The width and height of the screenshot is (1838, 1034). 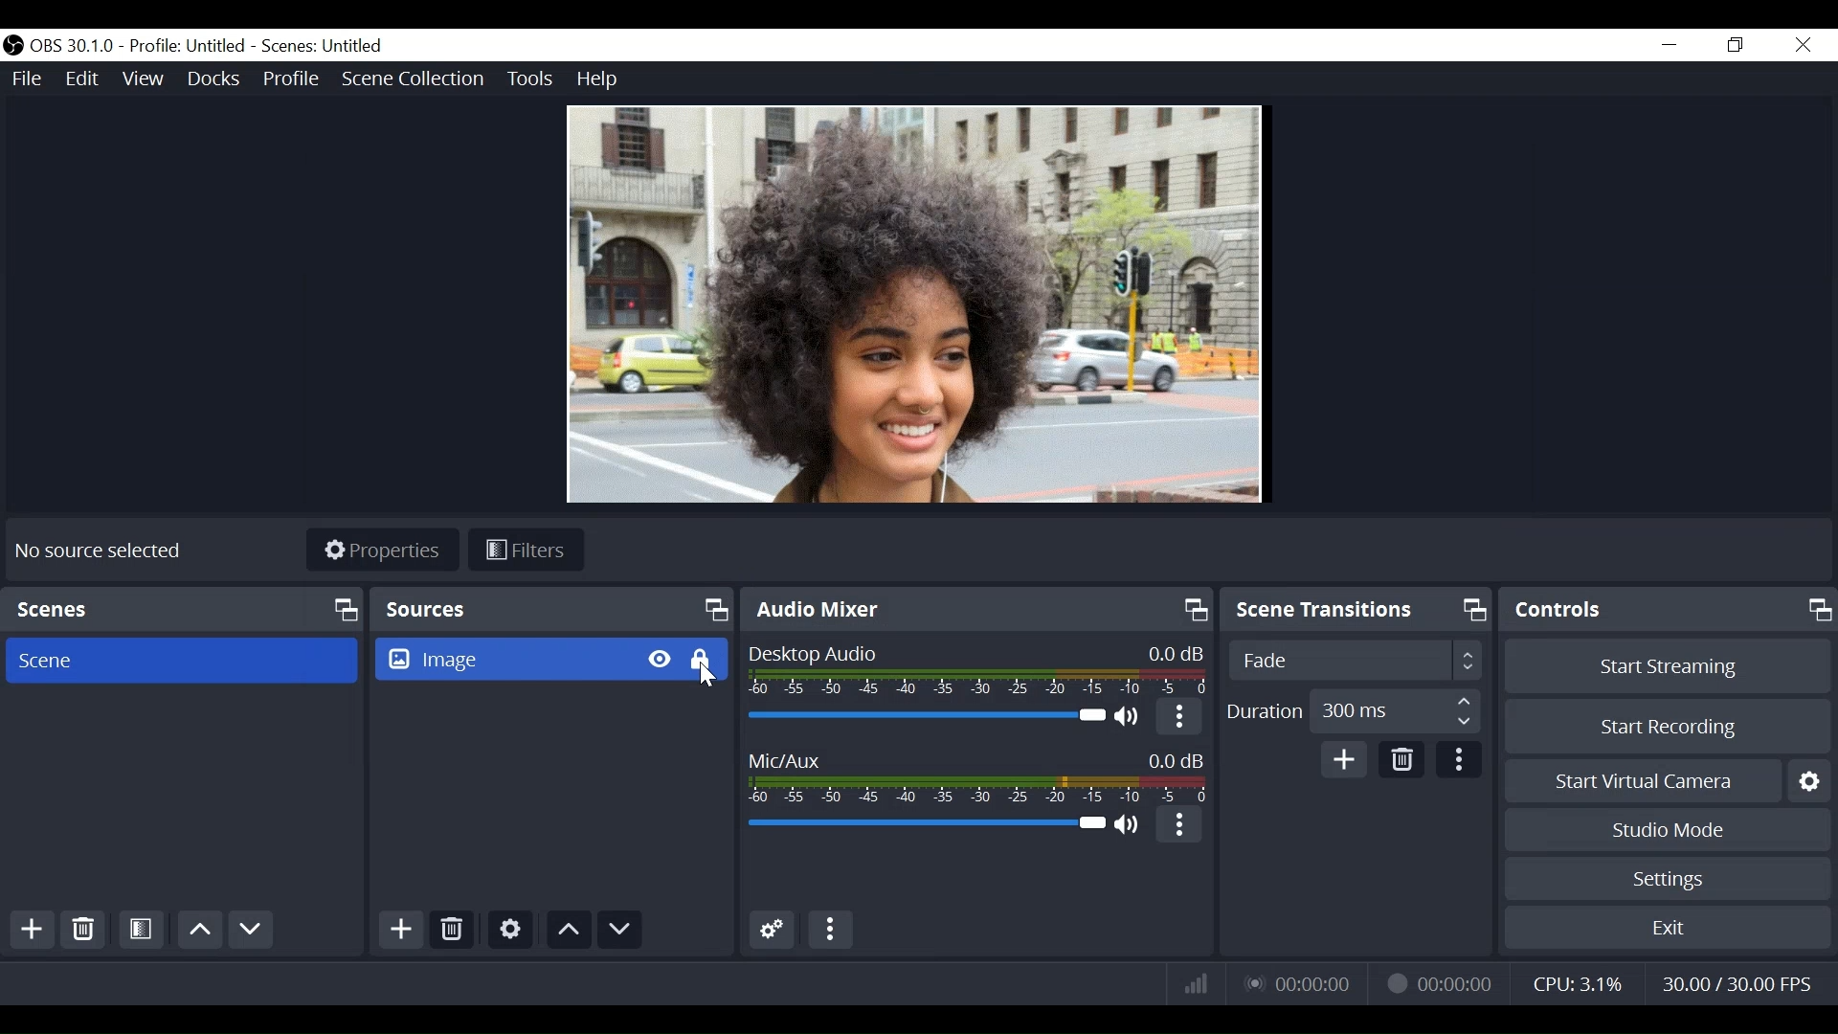 What do you see at coordinates (1640, 780) in the screenshot?
I see `Start Virtual Camera` at bounding box center [1640, 780].